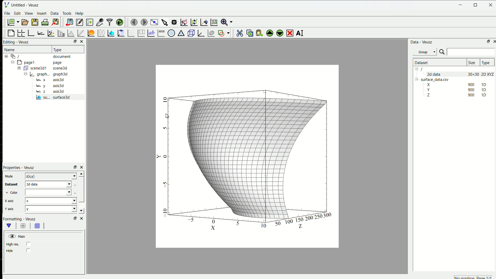 Image resolution: width=496 pixels, height=279 pixels. Describe the element at coordinates (175, 22) in the screenshot. I see `read data points on the graph` at that location.